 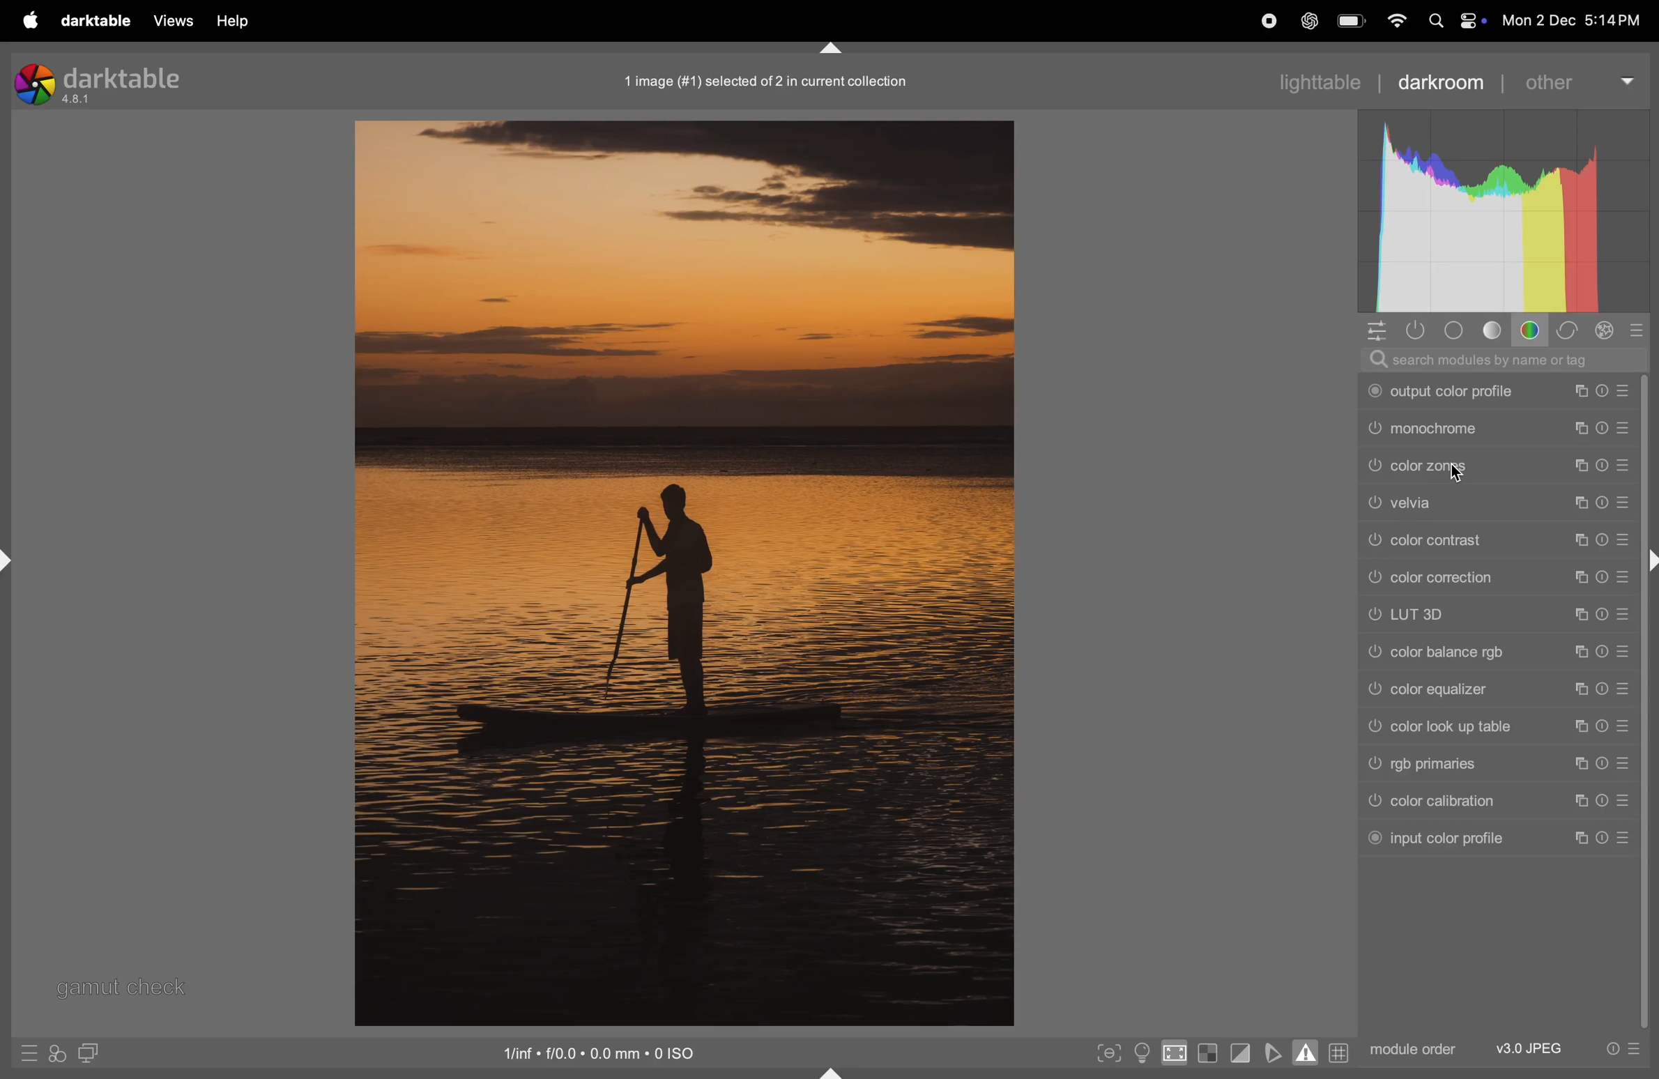 I want to click on output color profile, so click(x=1448, y=392).